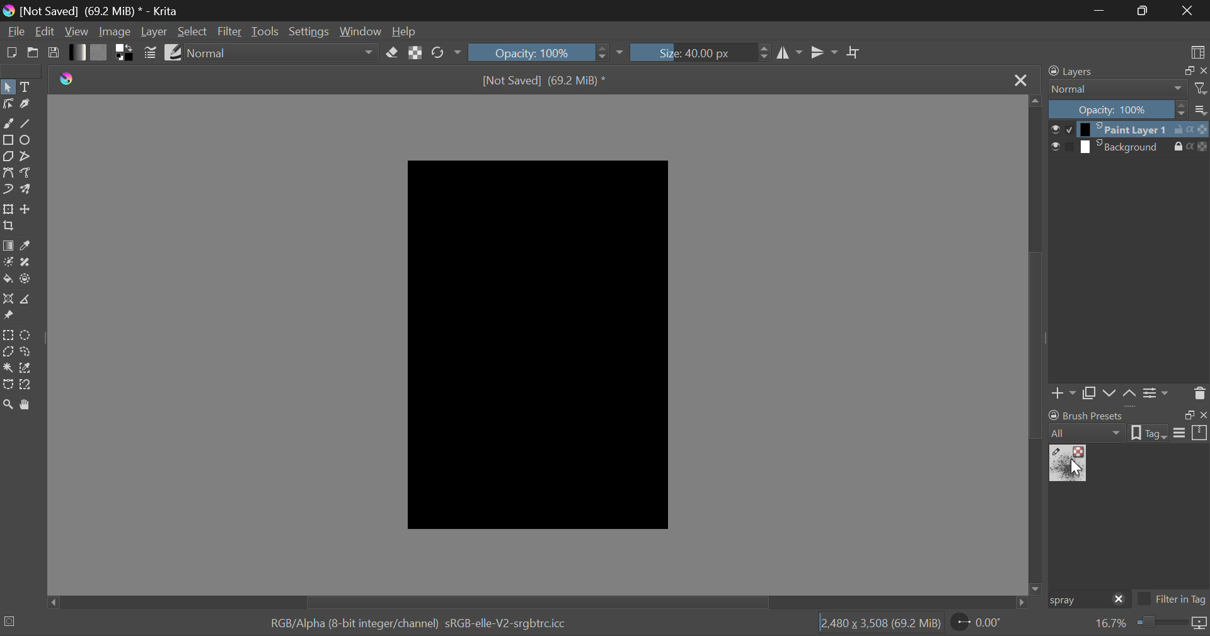  What do you see at coordinates (1119, 600) in the screenshot?
I see `close` at bounding box center [1119, 600].